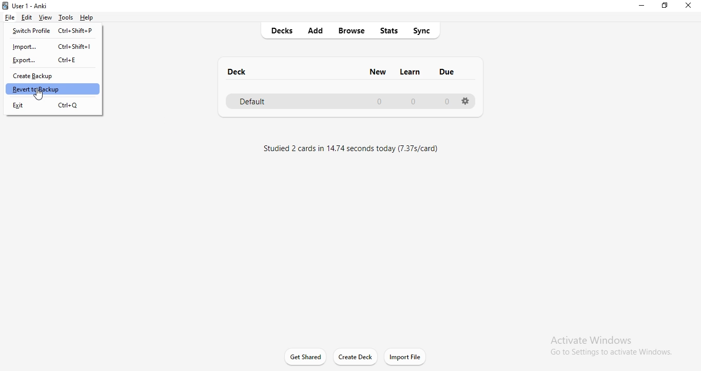 This screenshot has width=701, height=371. Describe the element at coordinates (285, 31) in the screenshot. I see `decks` at that location.